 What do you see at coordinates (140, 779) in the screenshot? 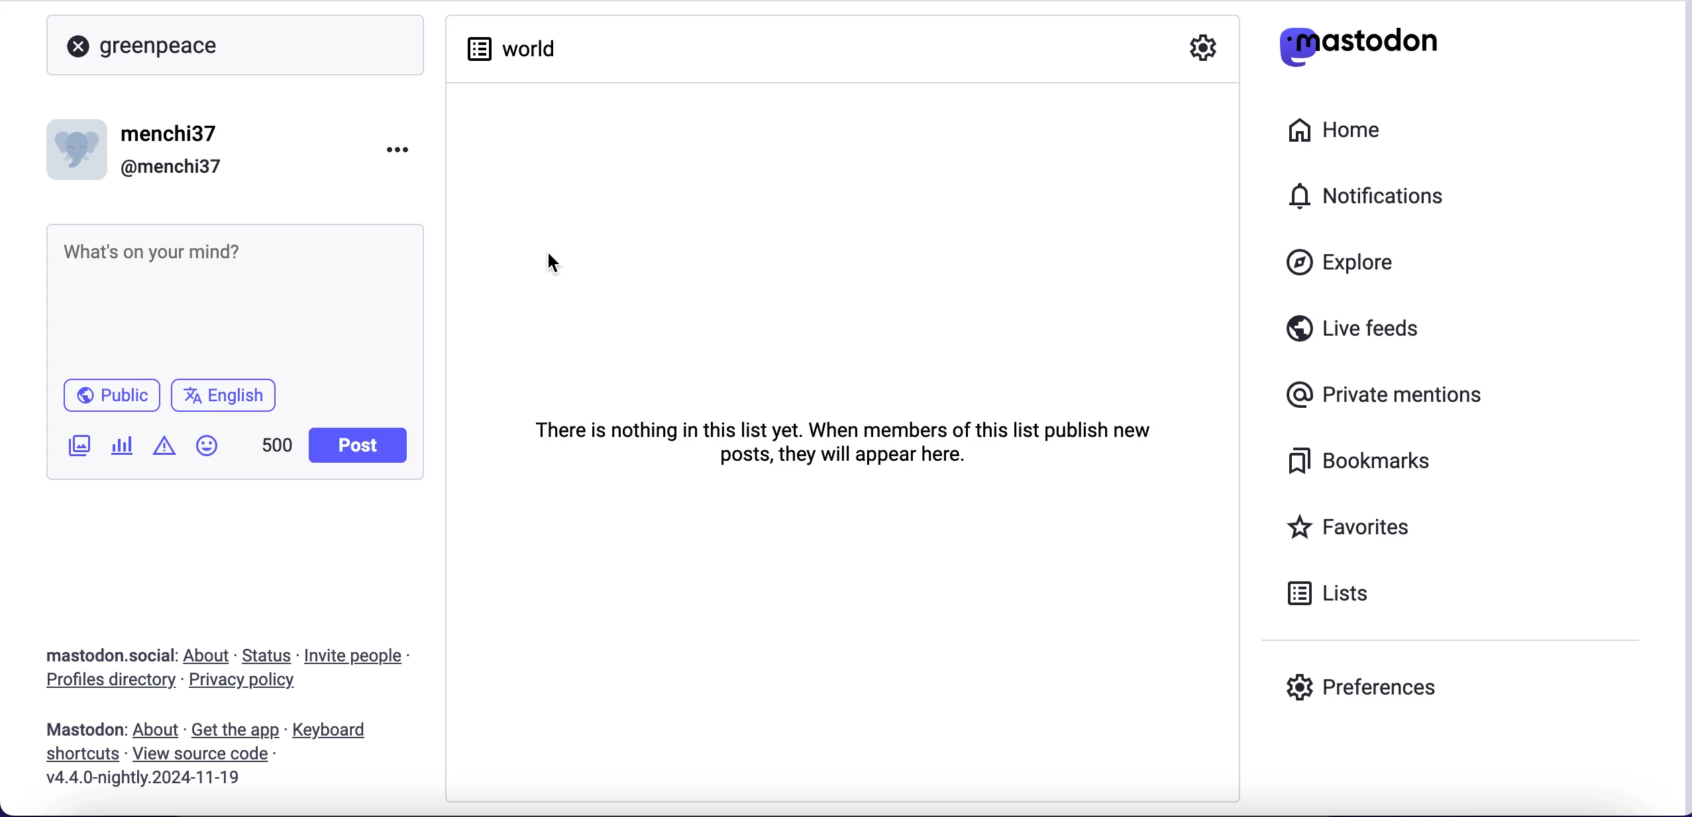
I see `v4.0` at bounding box center [140, 779].